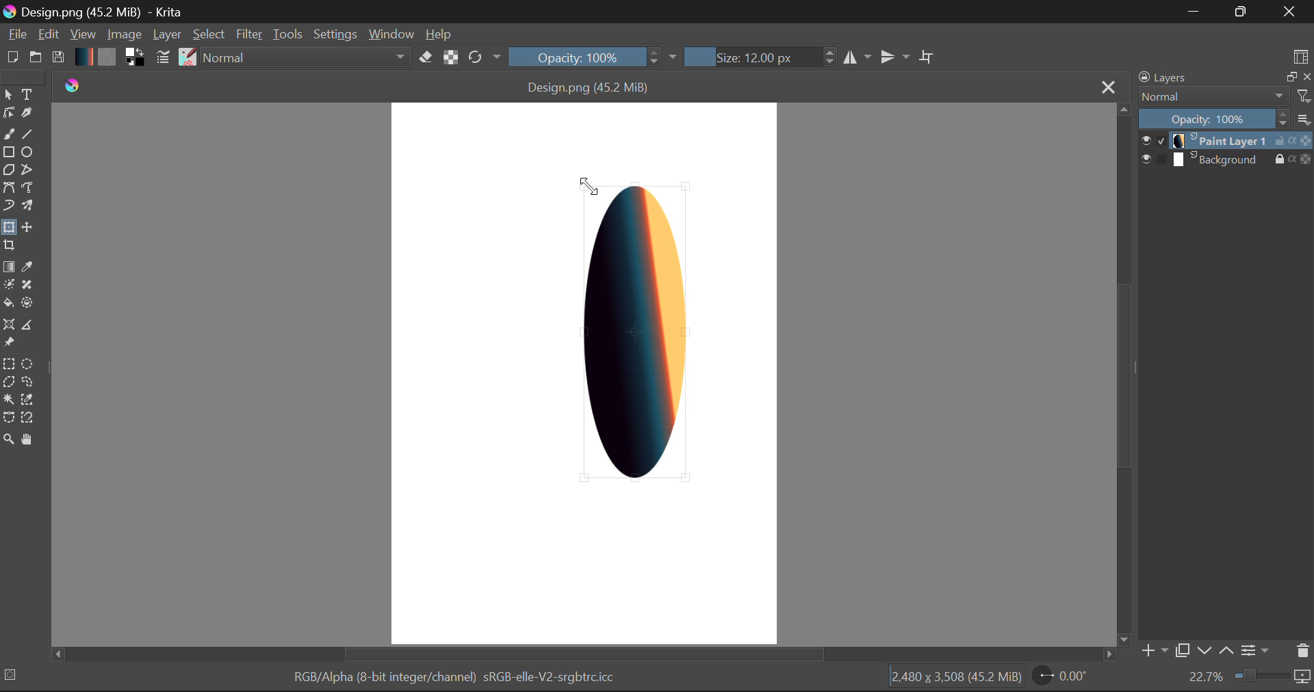 This screenshot has width=1314, height=692. What do you see at coordinates (28, 326) in the screenshot?
I see `Measurement` at bounding box center [28, 326].